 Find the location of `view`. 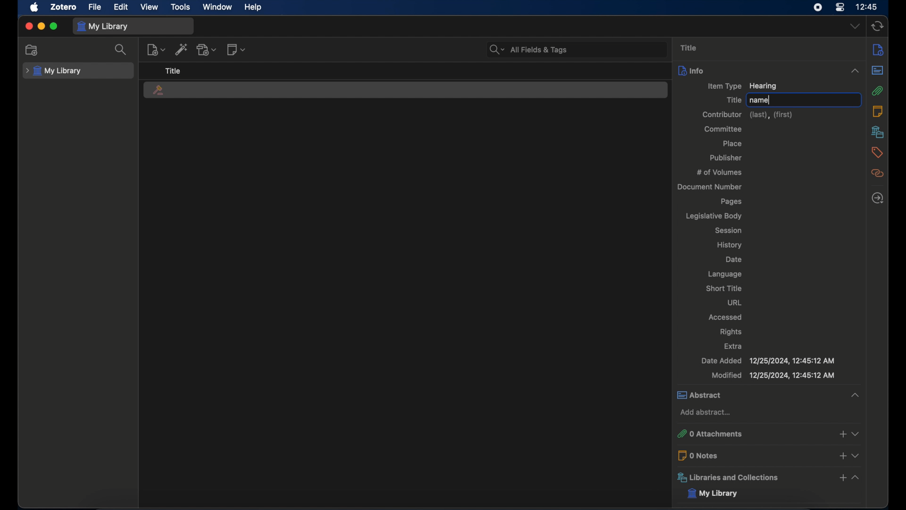

view is located at coordinates (149, 7).